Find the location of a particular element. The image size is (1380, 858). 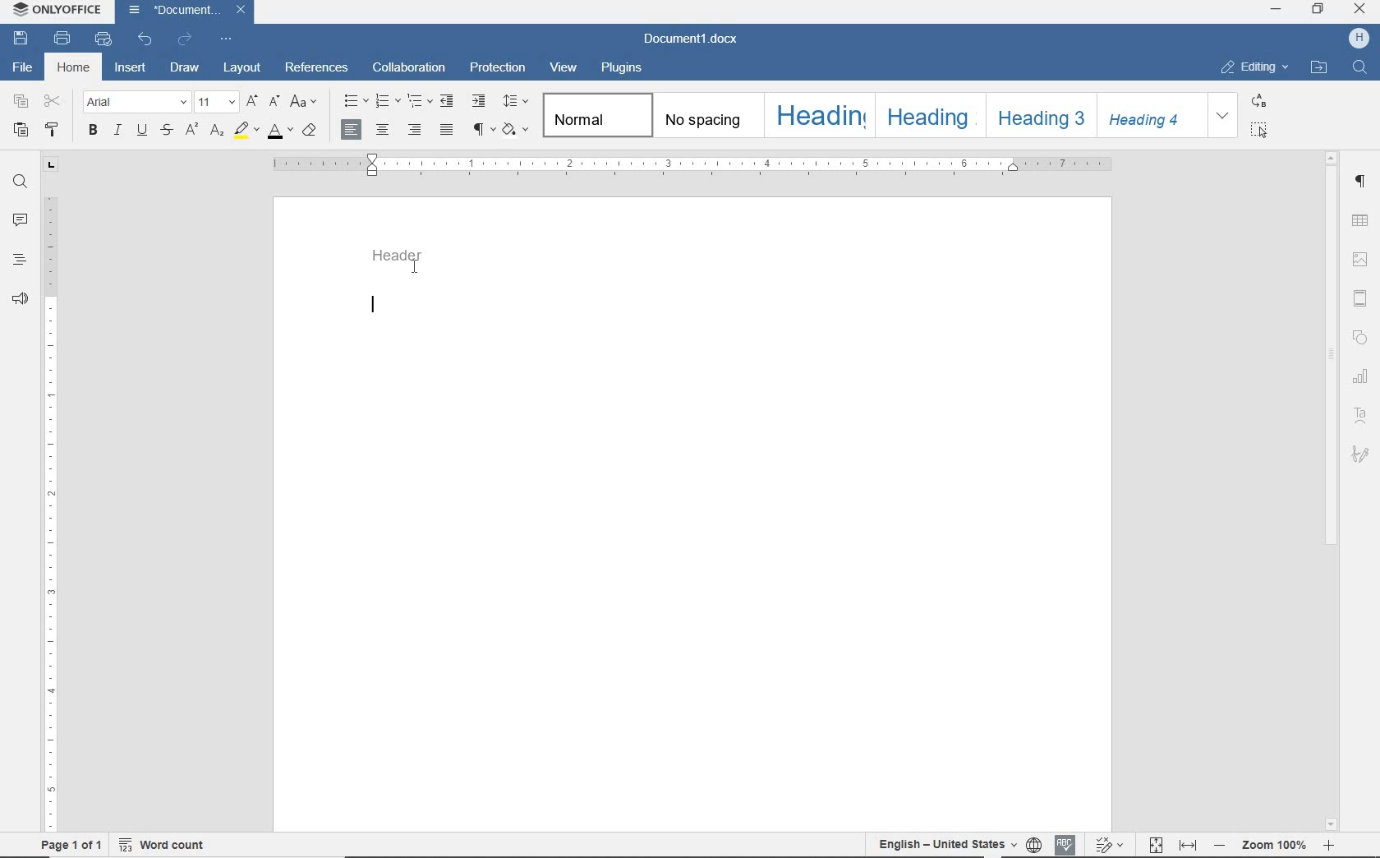

nonprinting characters is located at coordinates (483, 129).